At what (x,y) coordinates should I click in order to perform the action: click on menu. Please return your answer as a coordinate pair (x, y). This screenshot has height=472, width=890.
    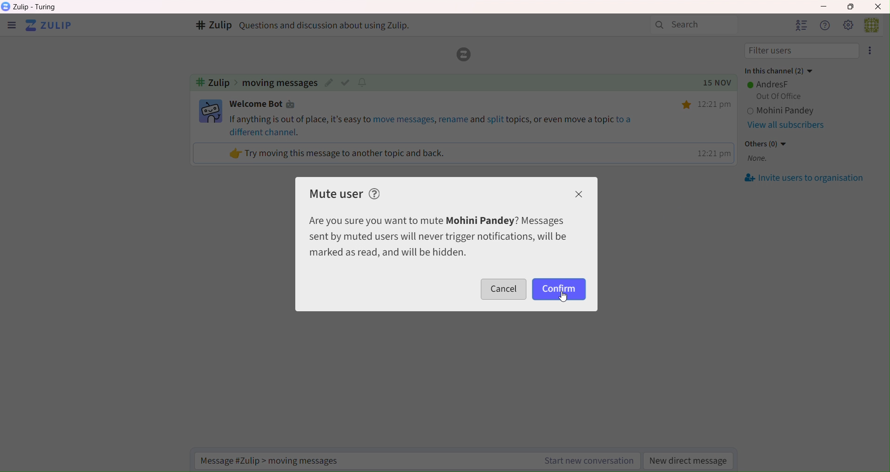
    Looking at the image, I should click on (11, 26).